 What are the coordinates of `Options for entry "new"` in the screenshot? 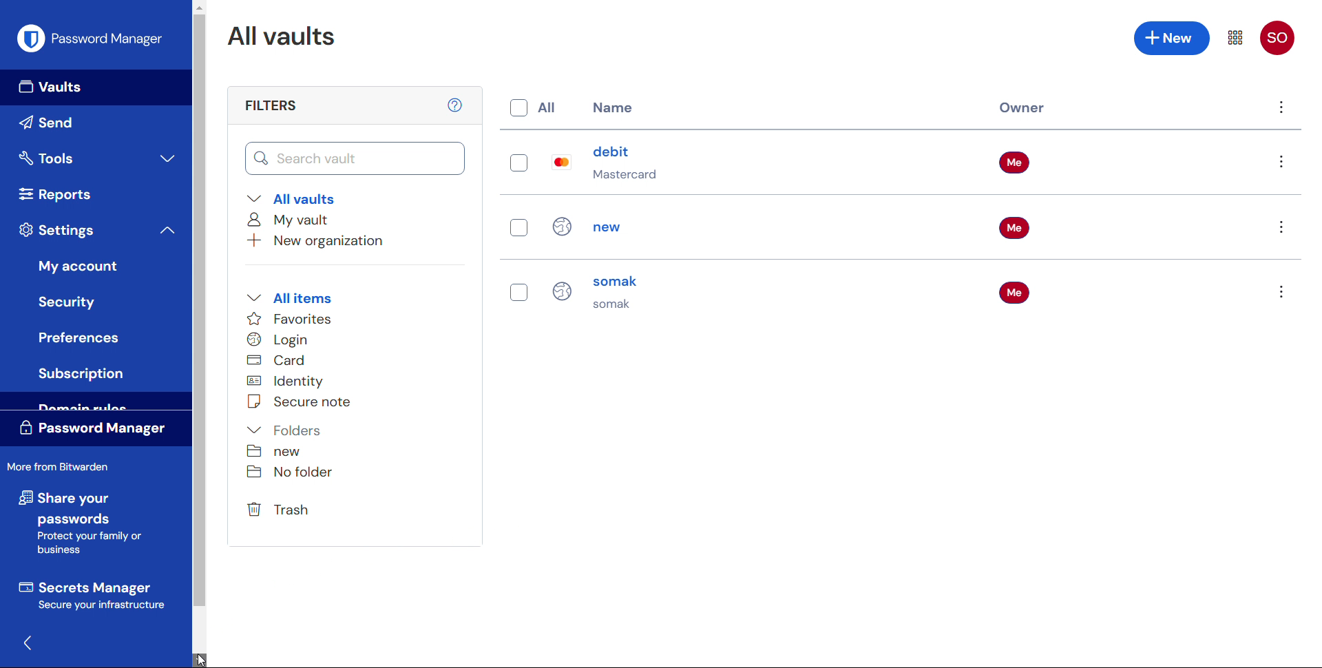 It's located at (1280, 227).